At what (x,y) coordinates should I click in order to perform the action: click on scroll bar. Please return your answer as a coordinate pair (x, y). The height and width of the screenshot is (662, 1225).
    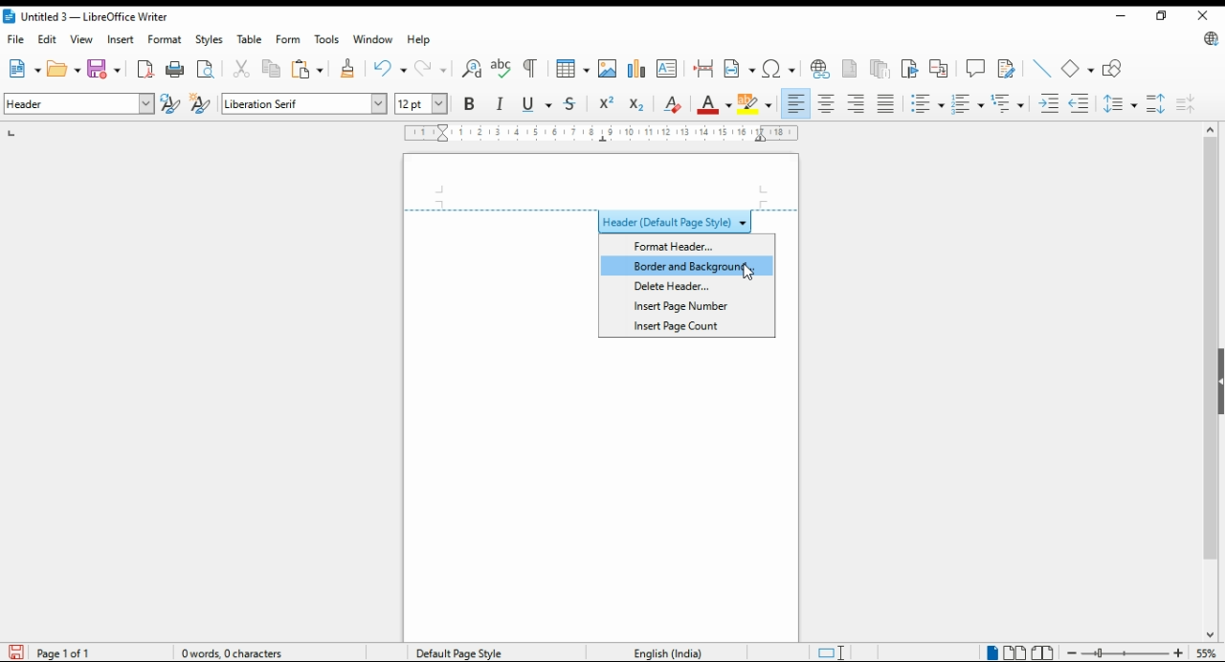
    Looking at the image, I should click on (1210, 382).